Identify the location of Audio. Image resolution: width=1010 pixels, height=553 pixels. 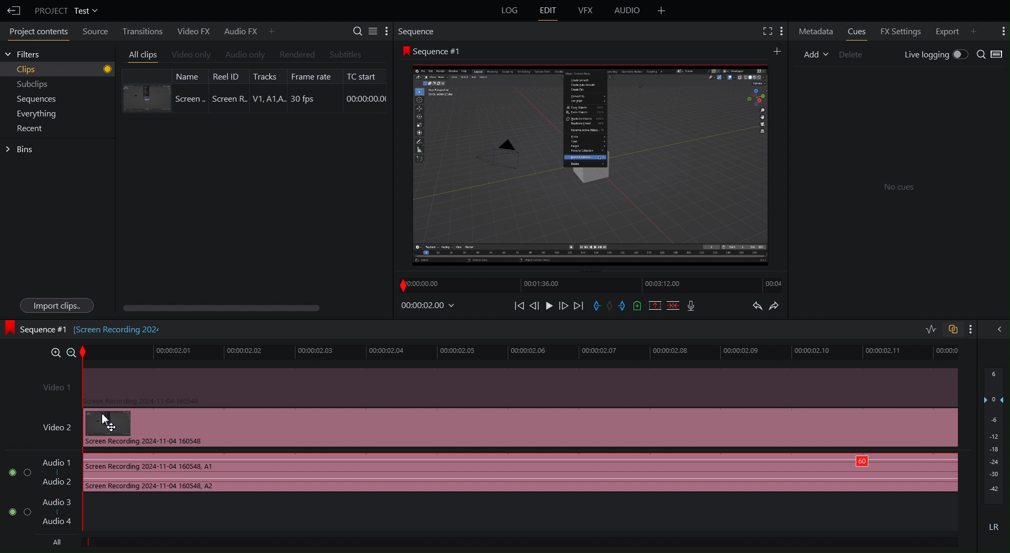
(626, 11).